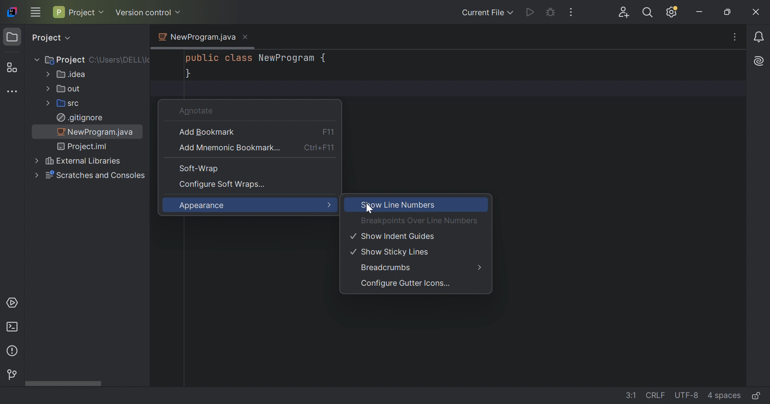 Image resolution: width=770 pixels, height=404 pixels. Describe the element at coordinates (12, 303) in the screenshot. I see `Services` at that location.